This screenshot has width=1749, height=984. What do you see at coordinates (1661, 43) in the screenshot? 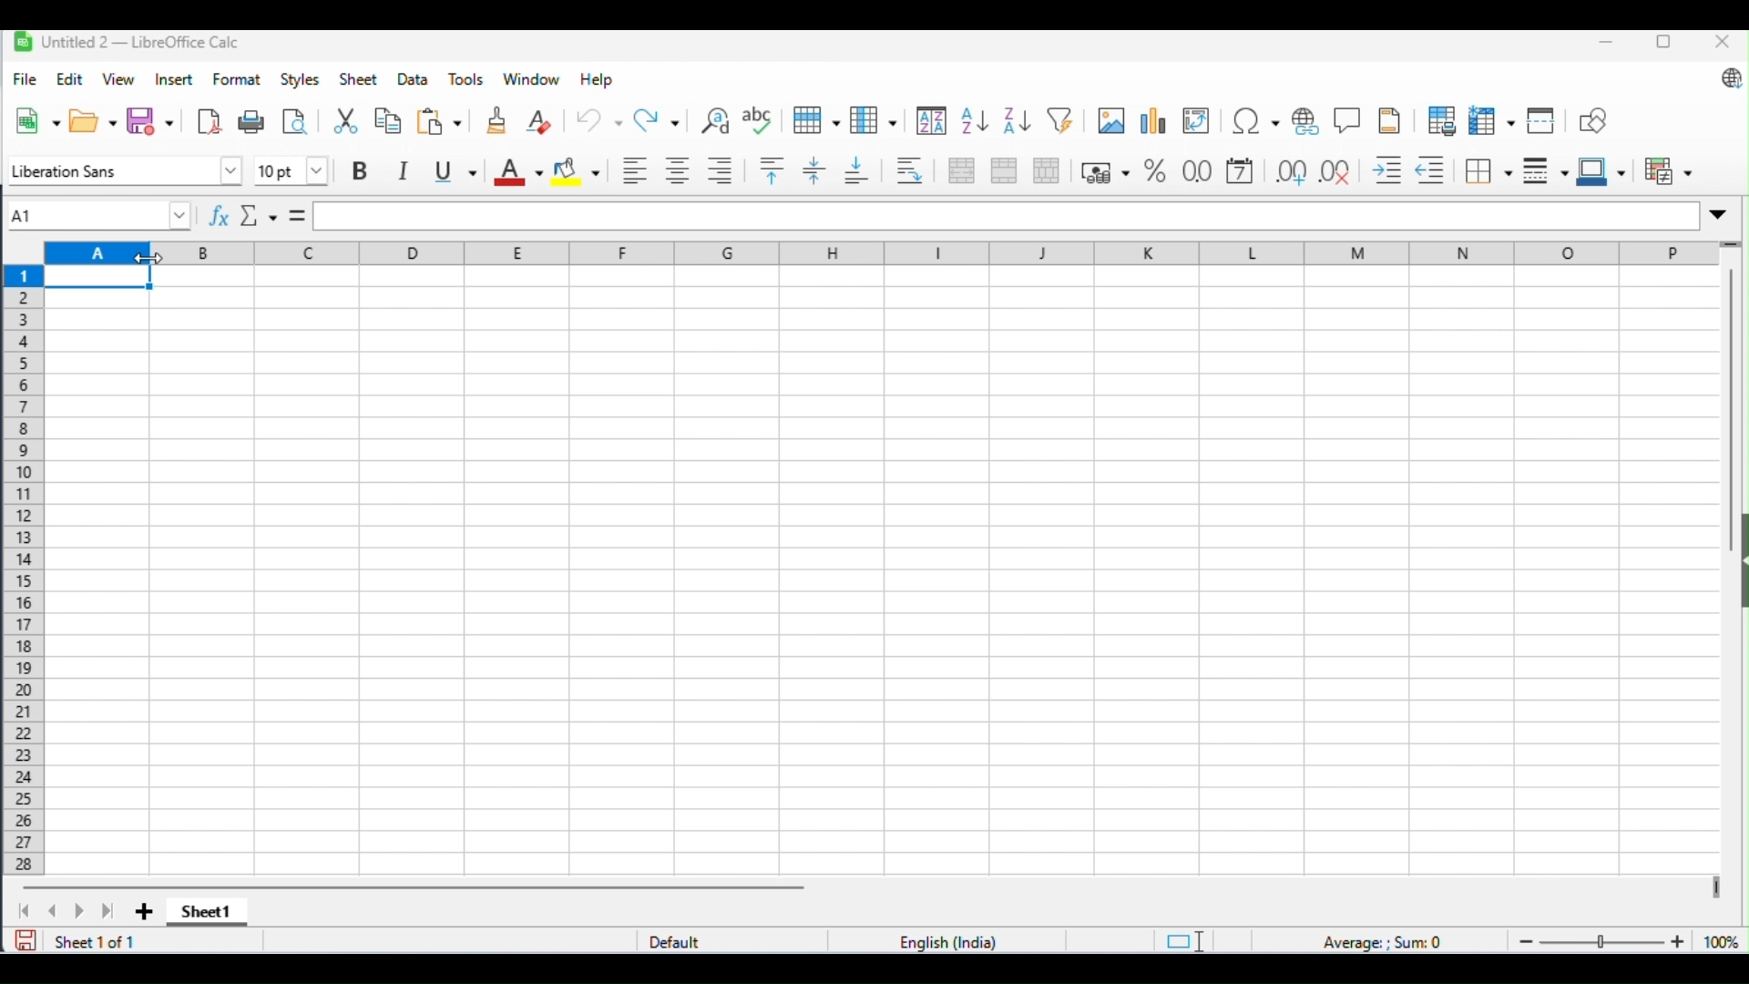
I see `maximize` at bounding box center [1661, 43].